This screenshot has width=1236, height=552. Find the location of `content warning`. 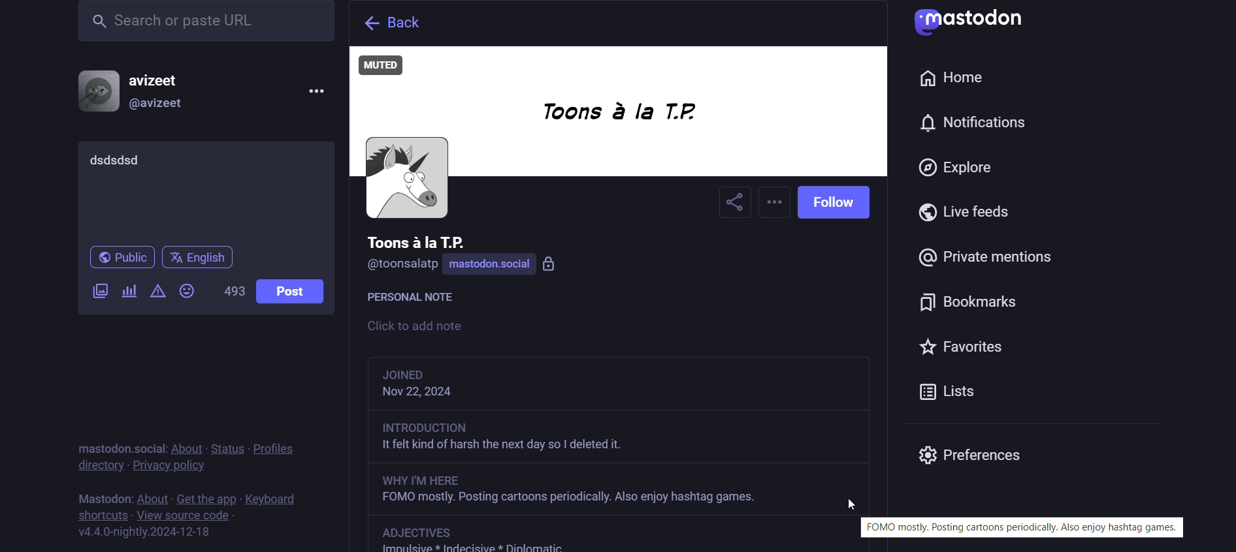

content warning is located at coordinates (156, 293).